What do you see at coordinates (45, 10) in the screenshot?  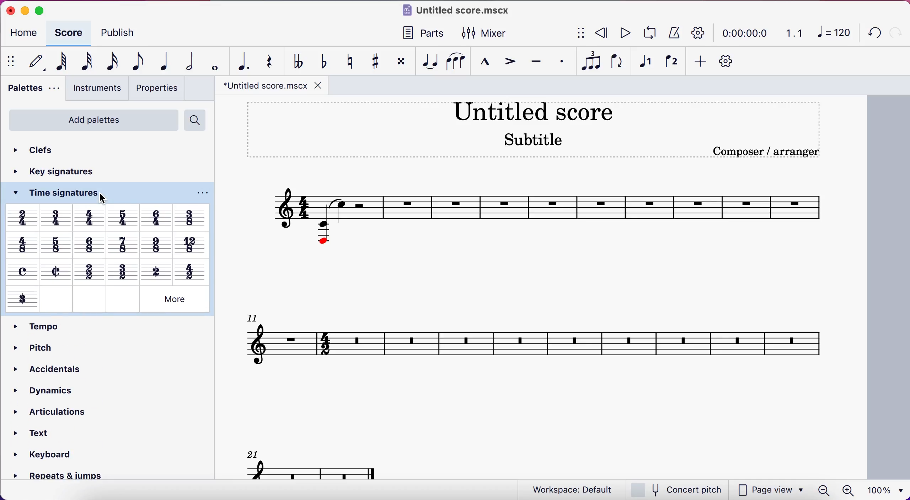 I see `maximize` at bounding box center [45, 10].